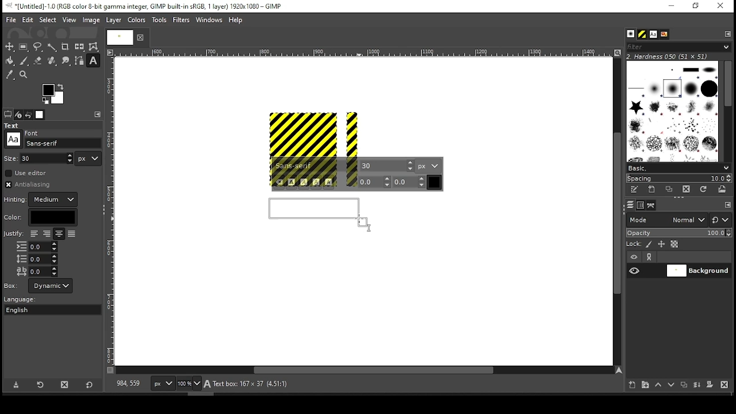 This screenshot has width=736, height=414. What do you see at coordinates (365, 223) in the screenshot?
I see `mouse pointer` at bounding box center [365, 223].